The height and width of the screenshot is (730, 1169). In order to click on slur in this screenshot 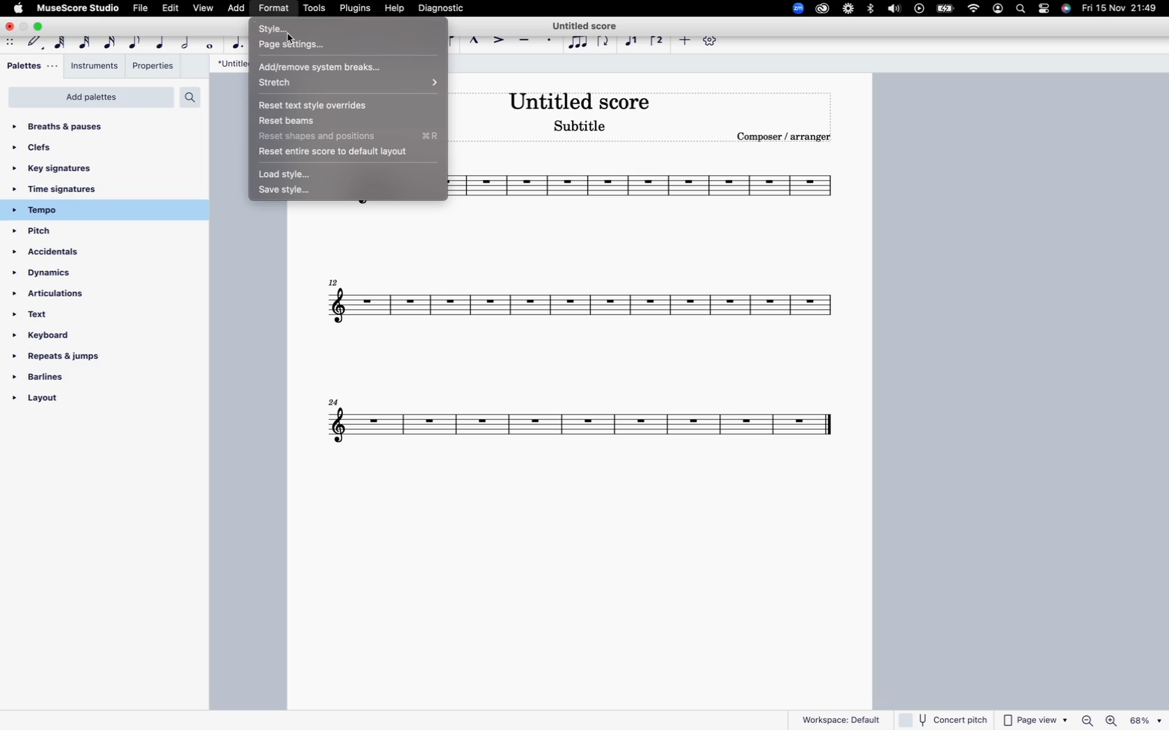, I will do `click(446, 40)`.